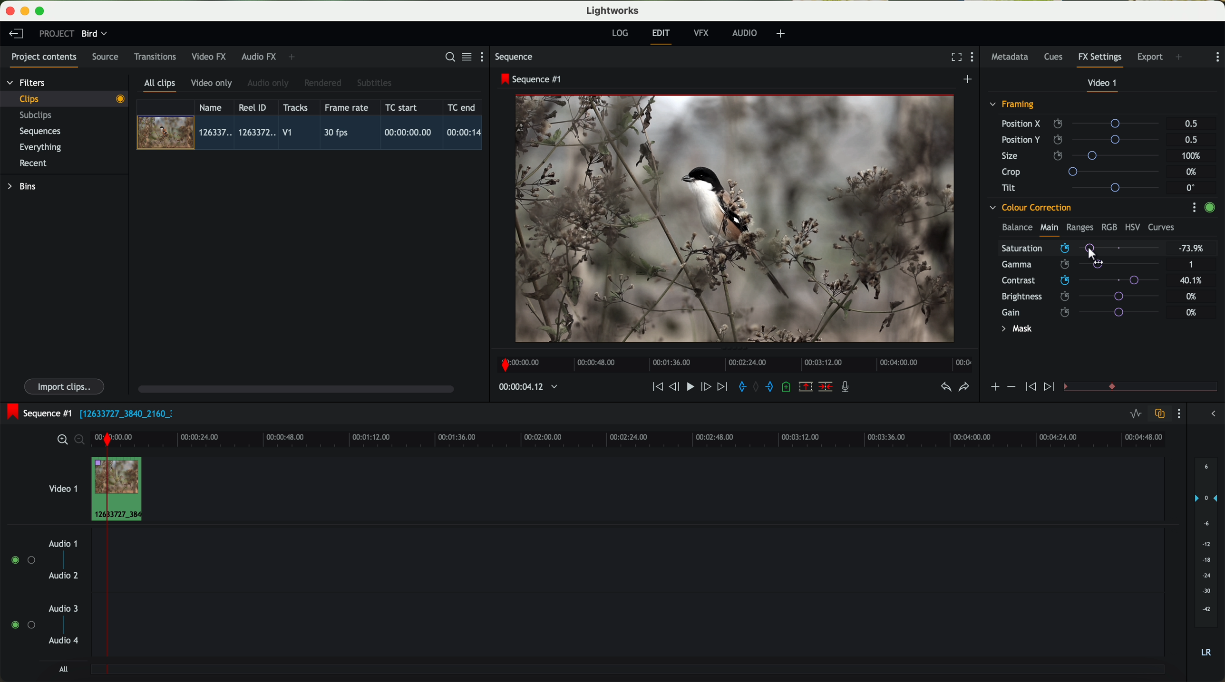 This screenshot has height=682, width=1225. Describe the element at coordinates (1084, 139) in the screenshot. I see `position Y` at that location.